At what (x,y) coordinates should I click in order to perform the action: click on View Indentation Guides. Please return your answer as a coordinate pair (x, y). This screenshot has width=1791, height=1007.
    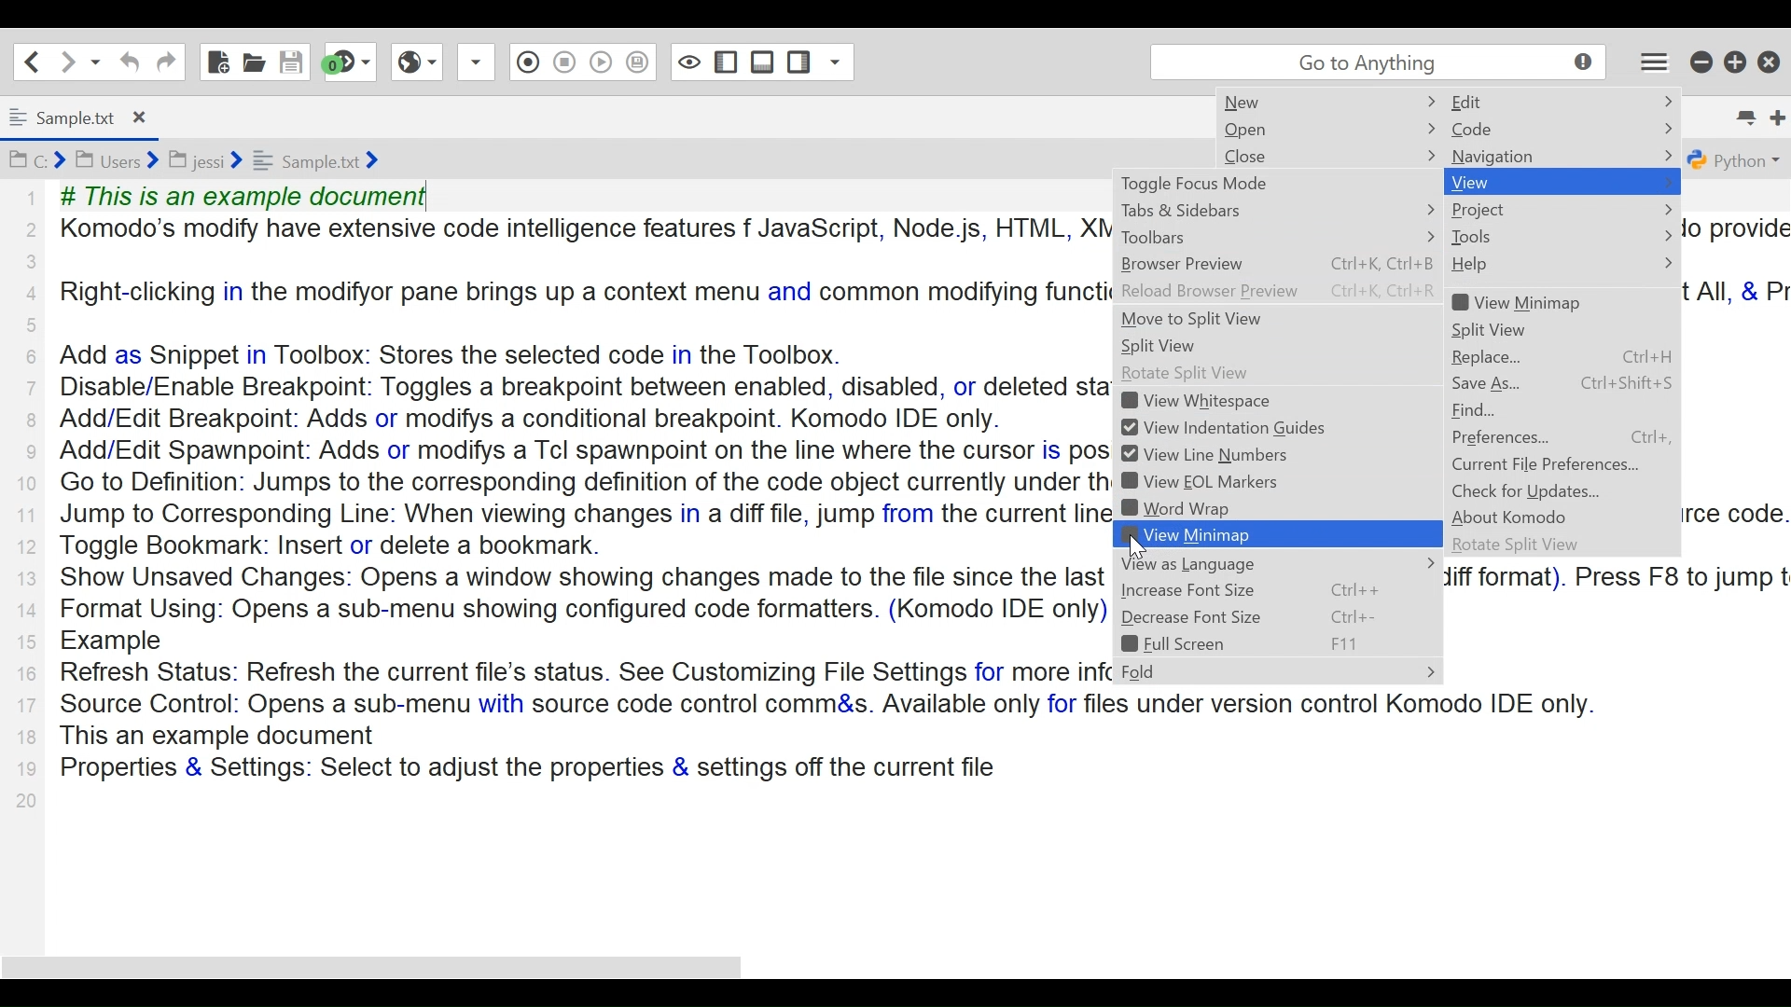
    Looking at the image, I should click on (1222, 428).